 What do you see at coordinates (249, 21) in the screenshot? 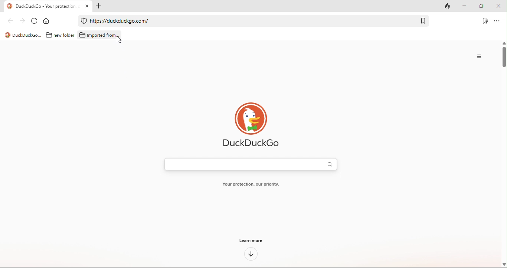
I see `web link` at bounding box center [249, 21].